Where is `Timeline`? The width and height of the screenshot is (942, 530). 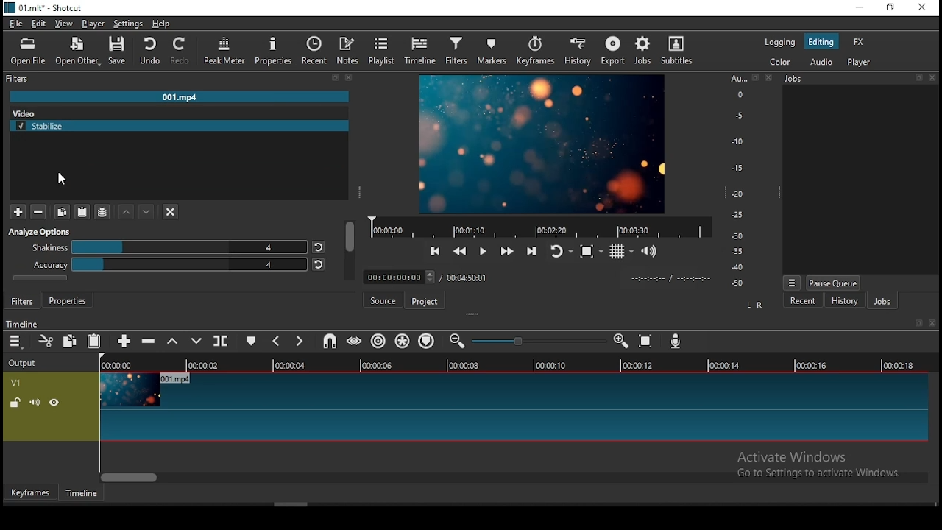
Timeline is located at coordinates (24, 324).